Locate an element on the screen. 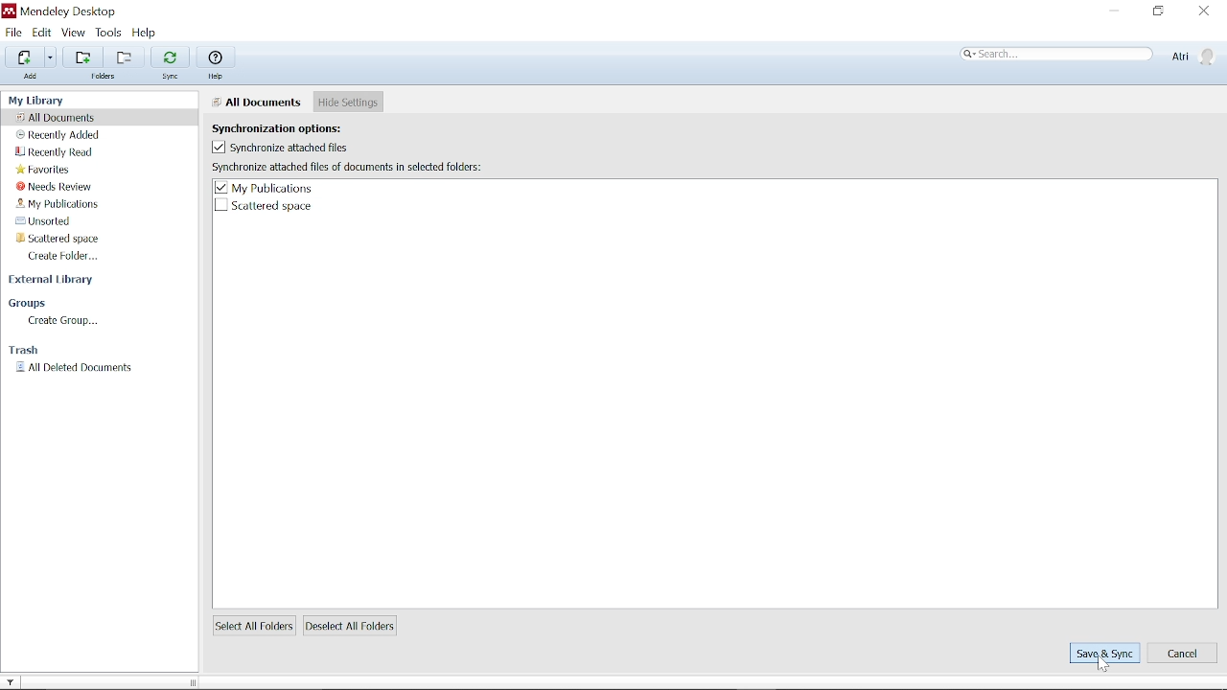  Add folders is located at coordinates (80, 57).